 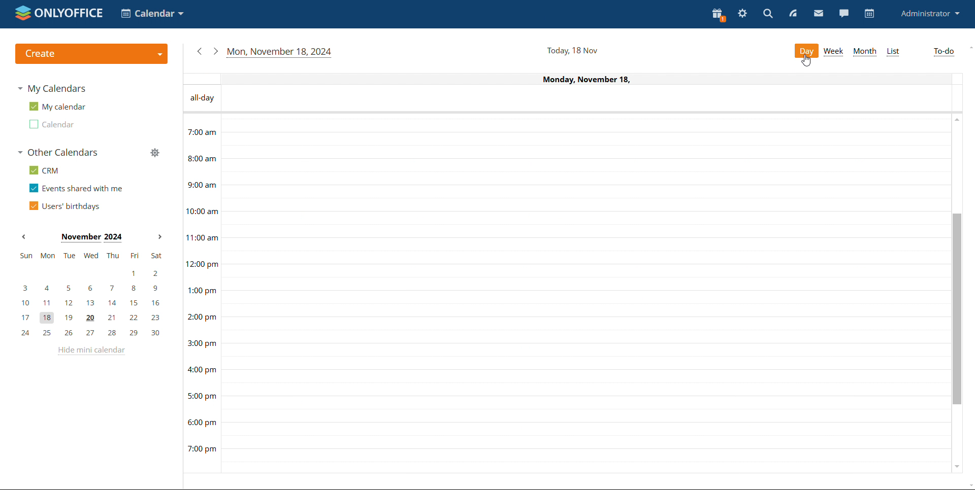 I want to click on previous month, so click(x=24, y=236).